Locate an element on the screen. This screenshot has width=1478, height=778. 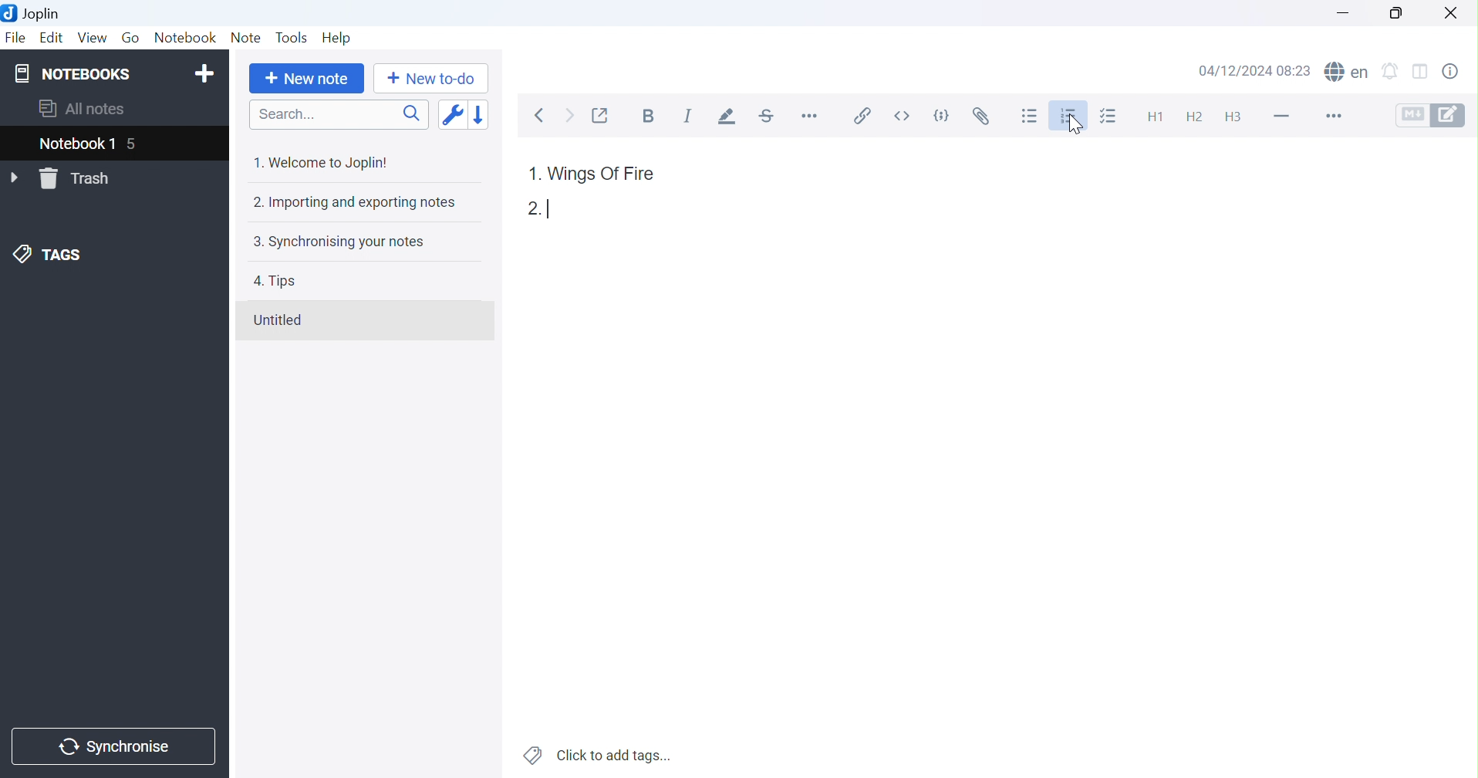
Horizontal is located at coordinates (811, 118).